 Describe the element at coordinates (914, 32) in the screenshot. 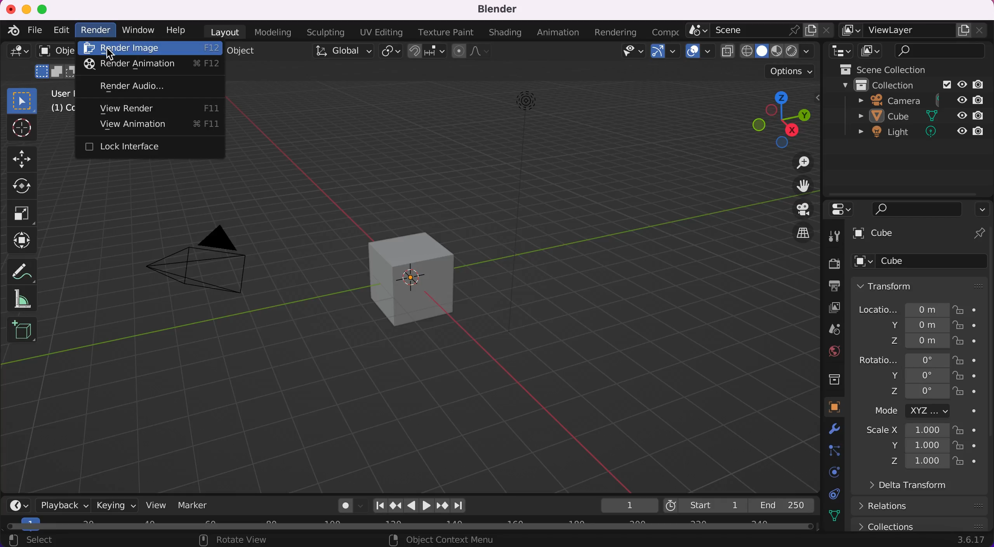

I see `viewlayer` at that location.